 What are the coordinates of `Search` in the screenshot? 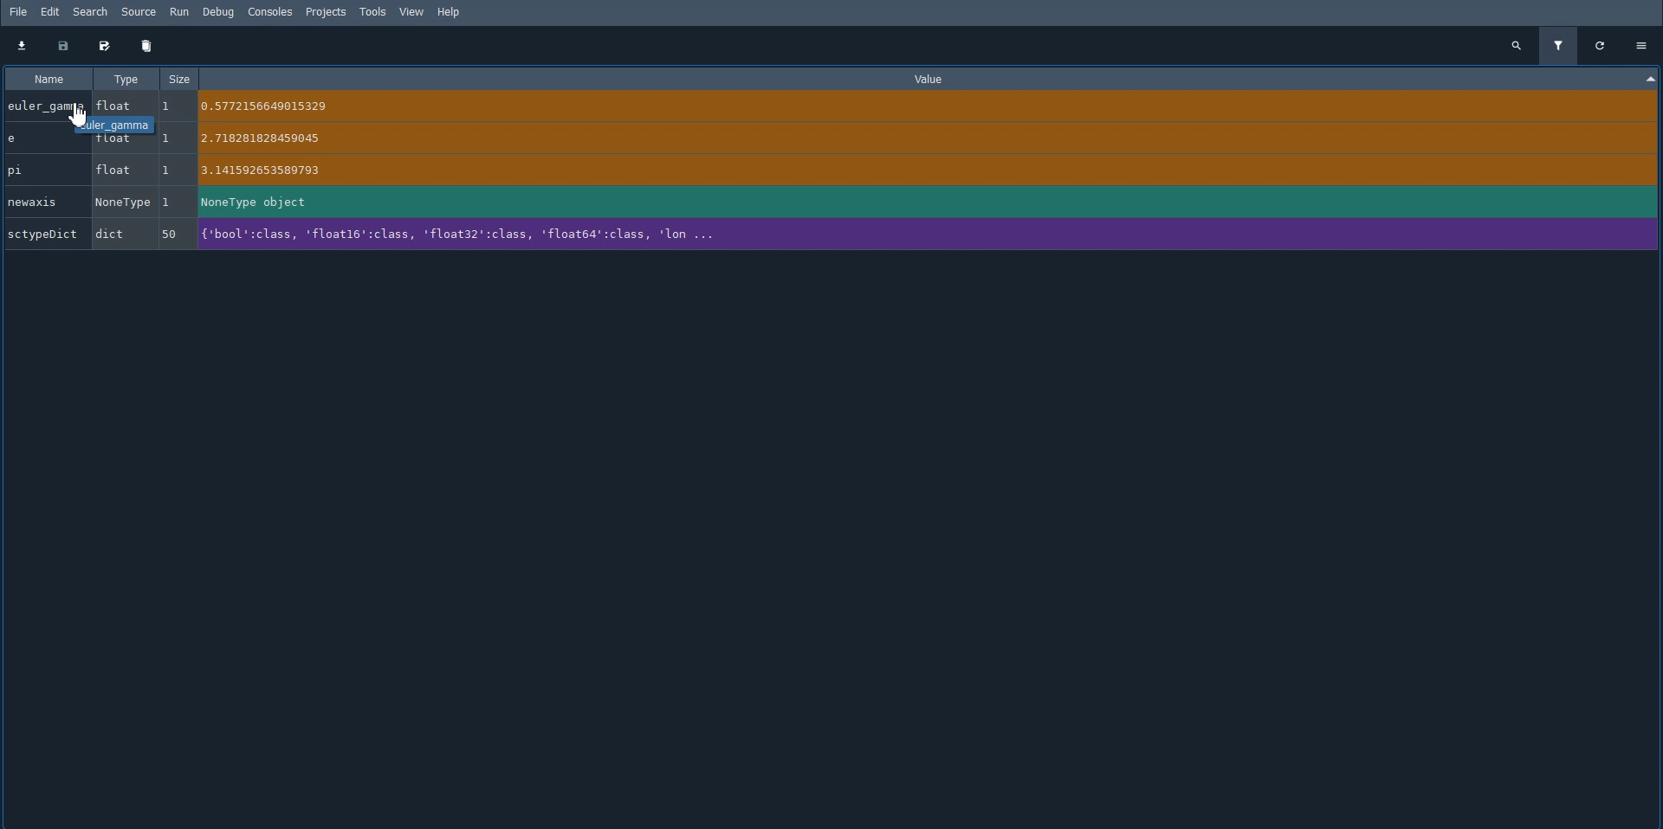 It's located at (91, 11).